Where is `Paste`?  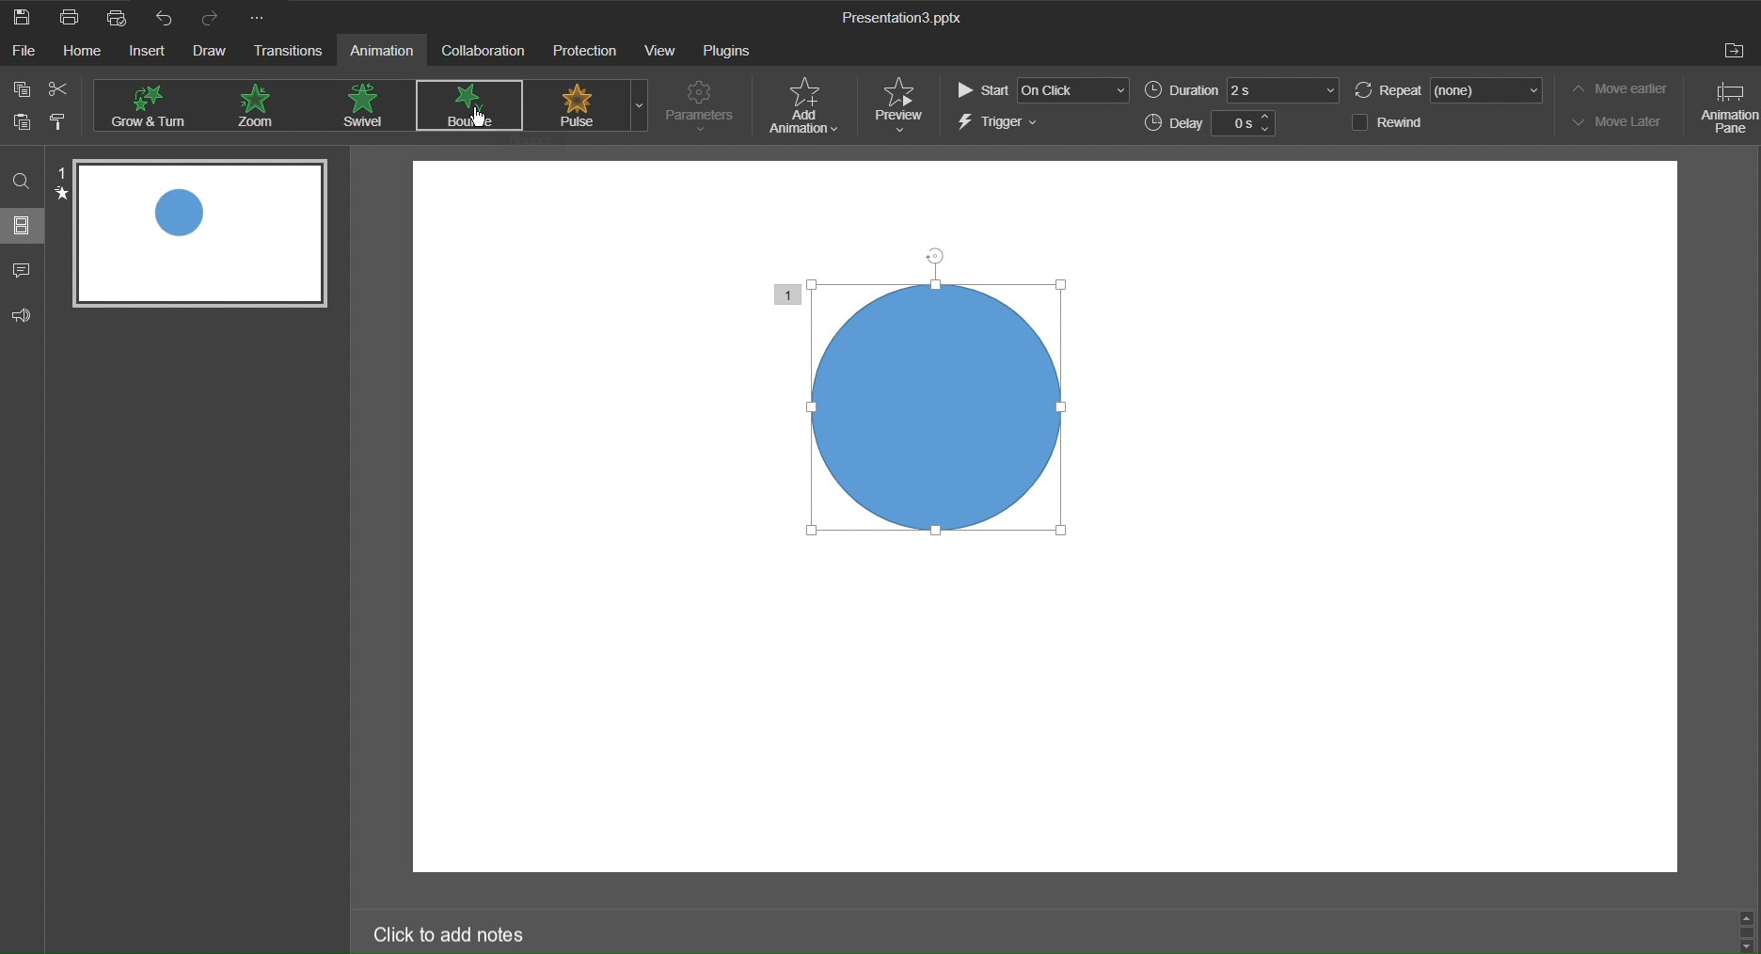
Paste is located at coordinates (22, 126).